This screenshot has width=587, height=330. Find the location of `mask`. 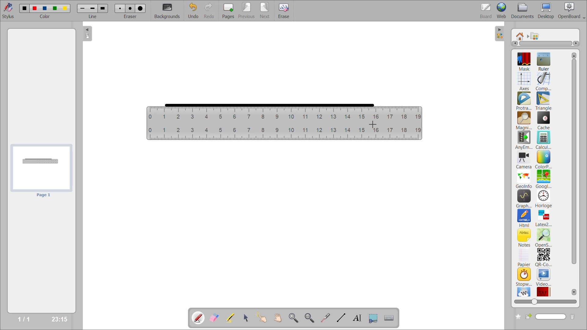

mask is located at coordinates (526, 61).